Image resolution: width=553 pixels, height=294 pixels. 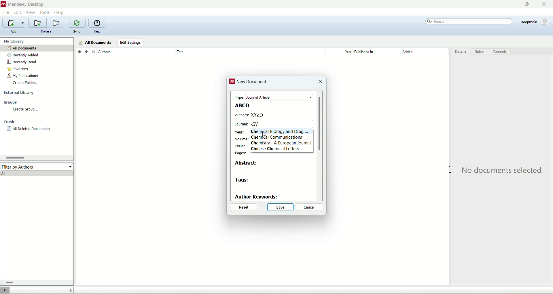 What do you see at coordinates (37, 173) in the screenshot?
I see `all` at bounding box center [37, 173].